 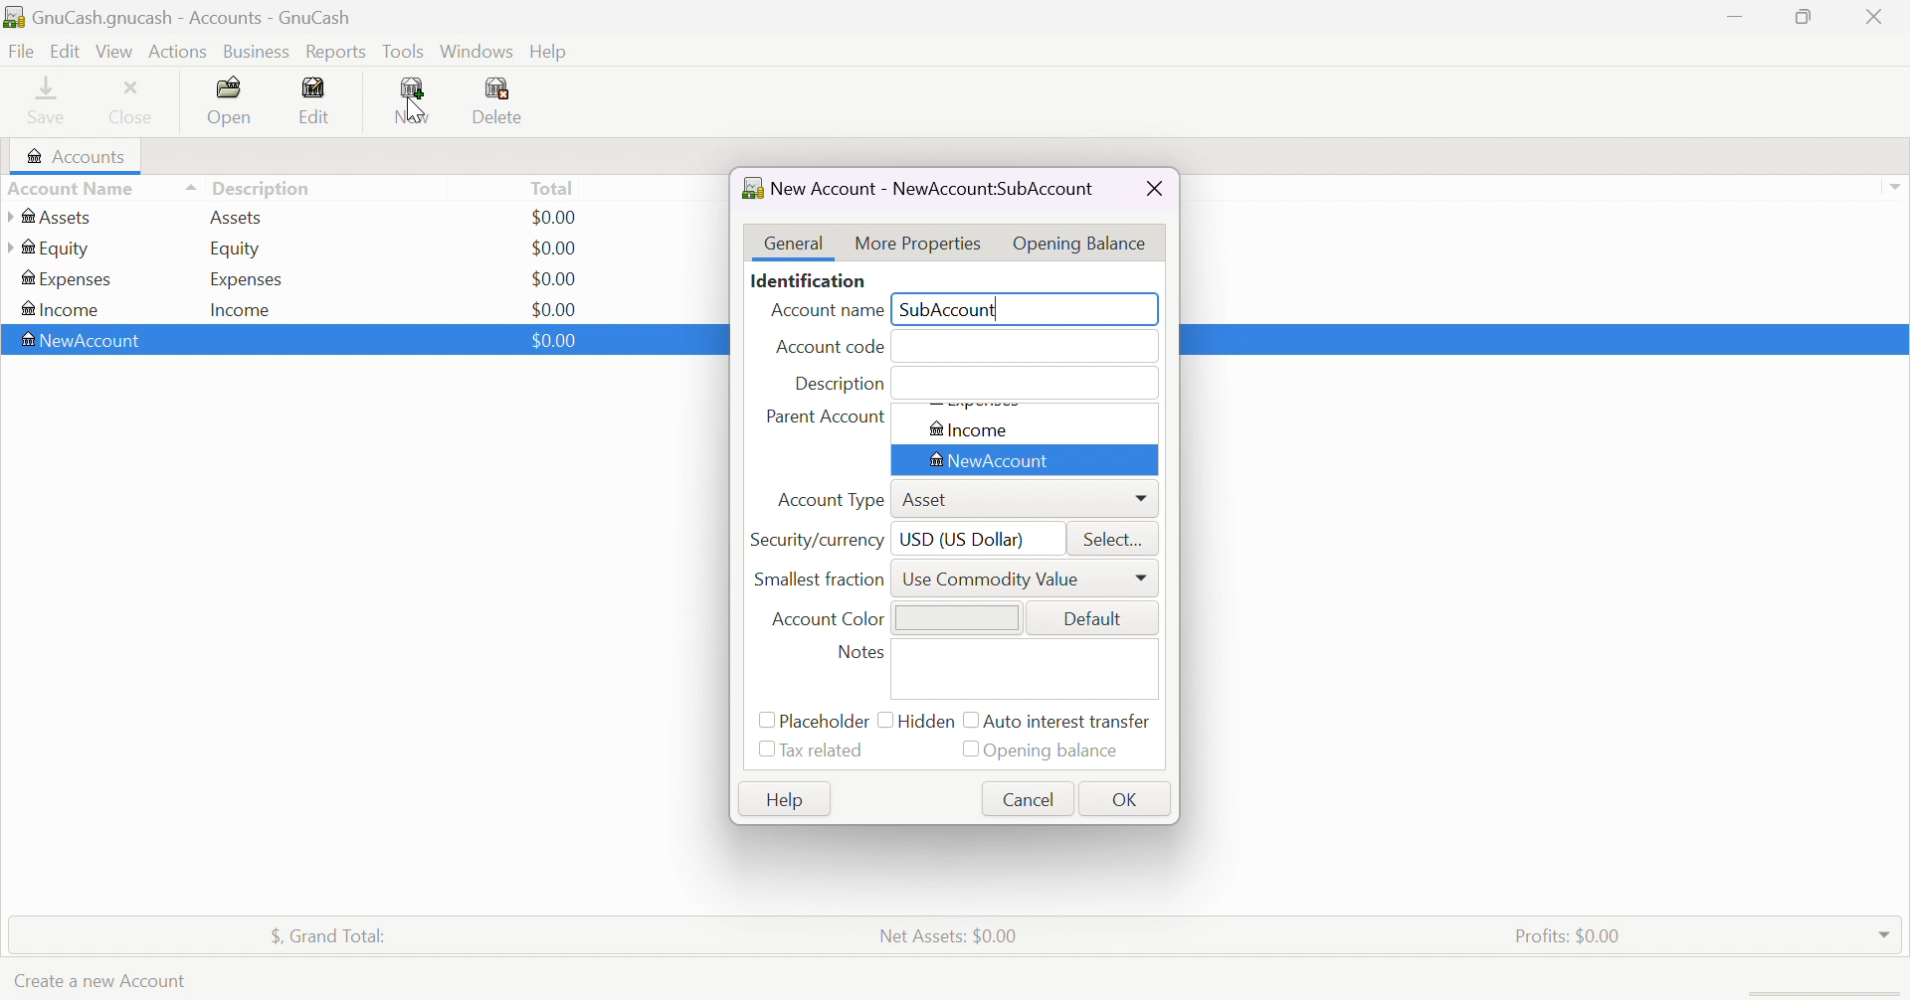 What do you see at coordinates (499, 102) in the screenshot?
I see `Delete` at bounding box center [499, 102].